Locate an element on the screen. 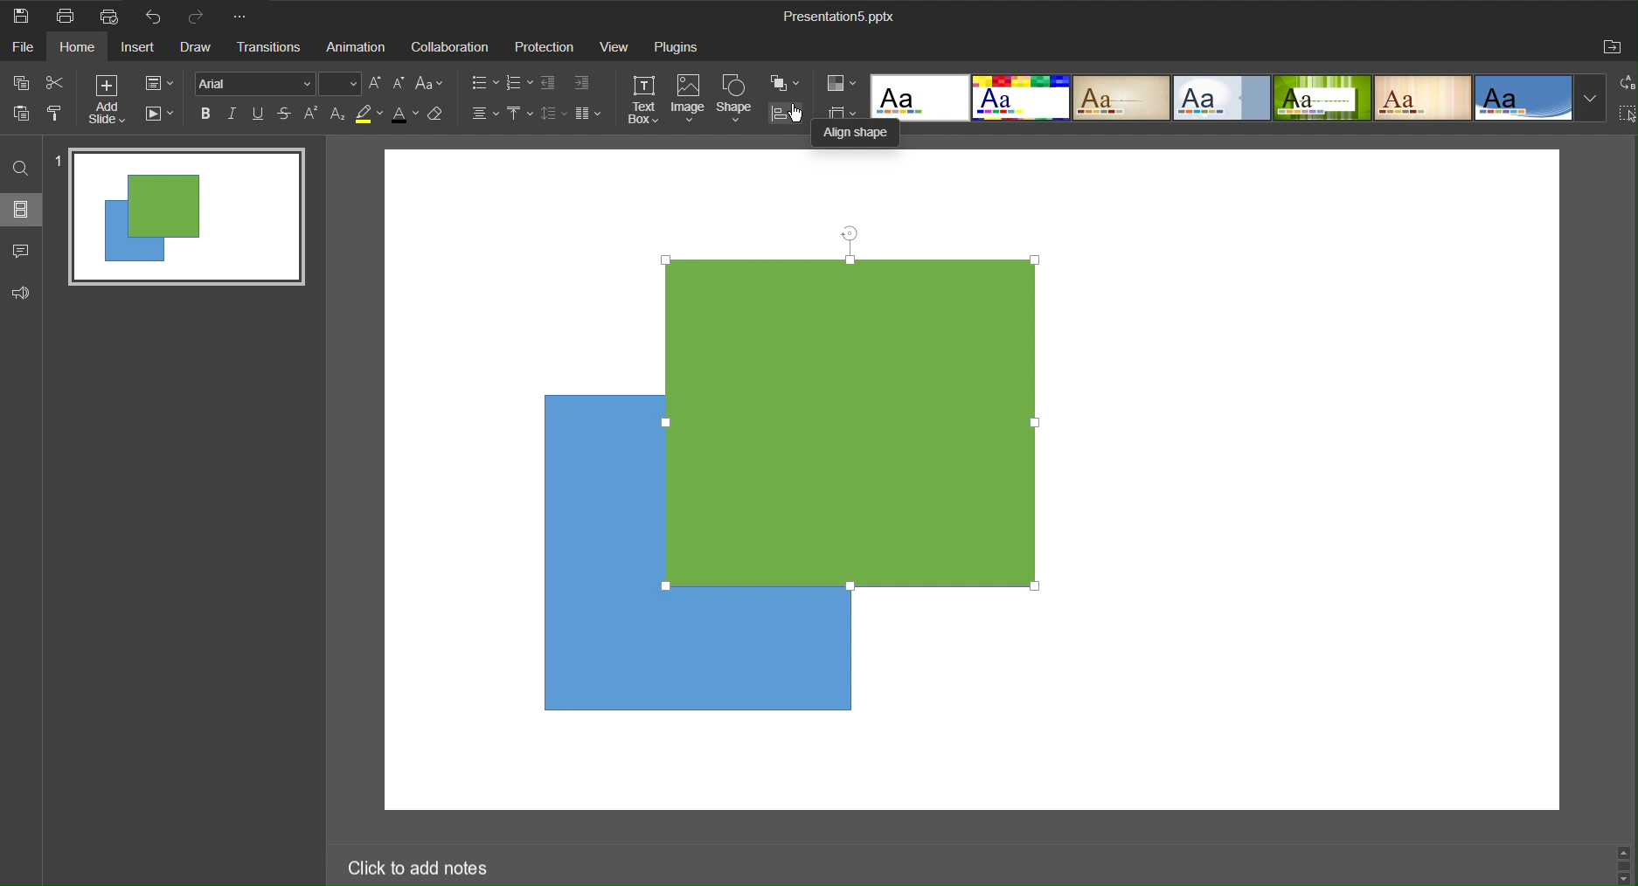  Slide Settings is located at coordinates (158, 85).